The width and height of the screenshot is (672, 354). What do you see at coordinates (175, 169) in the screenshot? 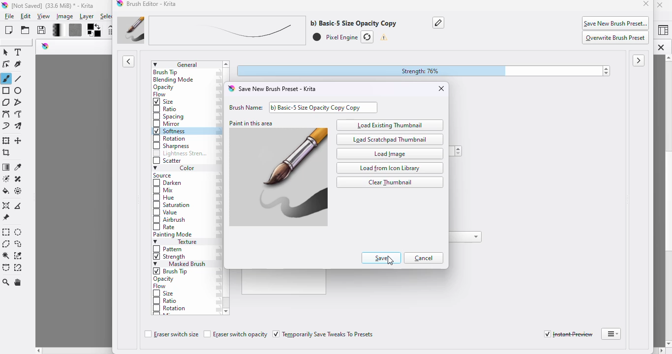
I see `color` at bounding box center [175, 169].